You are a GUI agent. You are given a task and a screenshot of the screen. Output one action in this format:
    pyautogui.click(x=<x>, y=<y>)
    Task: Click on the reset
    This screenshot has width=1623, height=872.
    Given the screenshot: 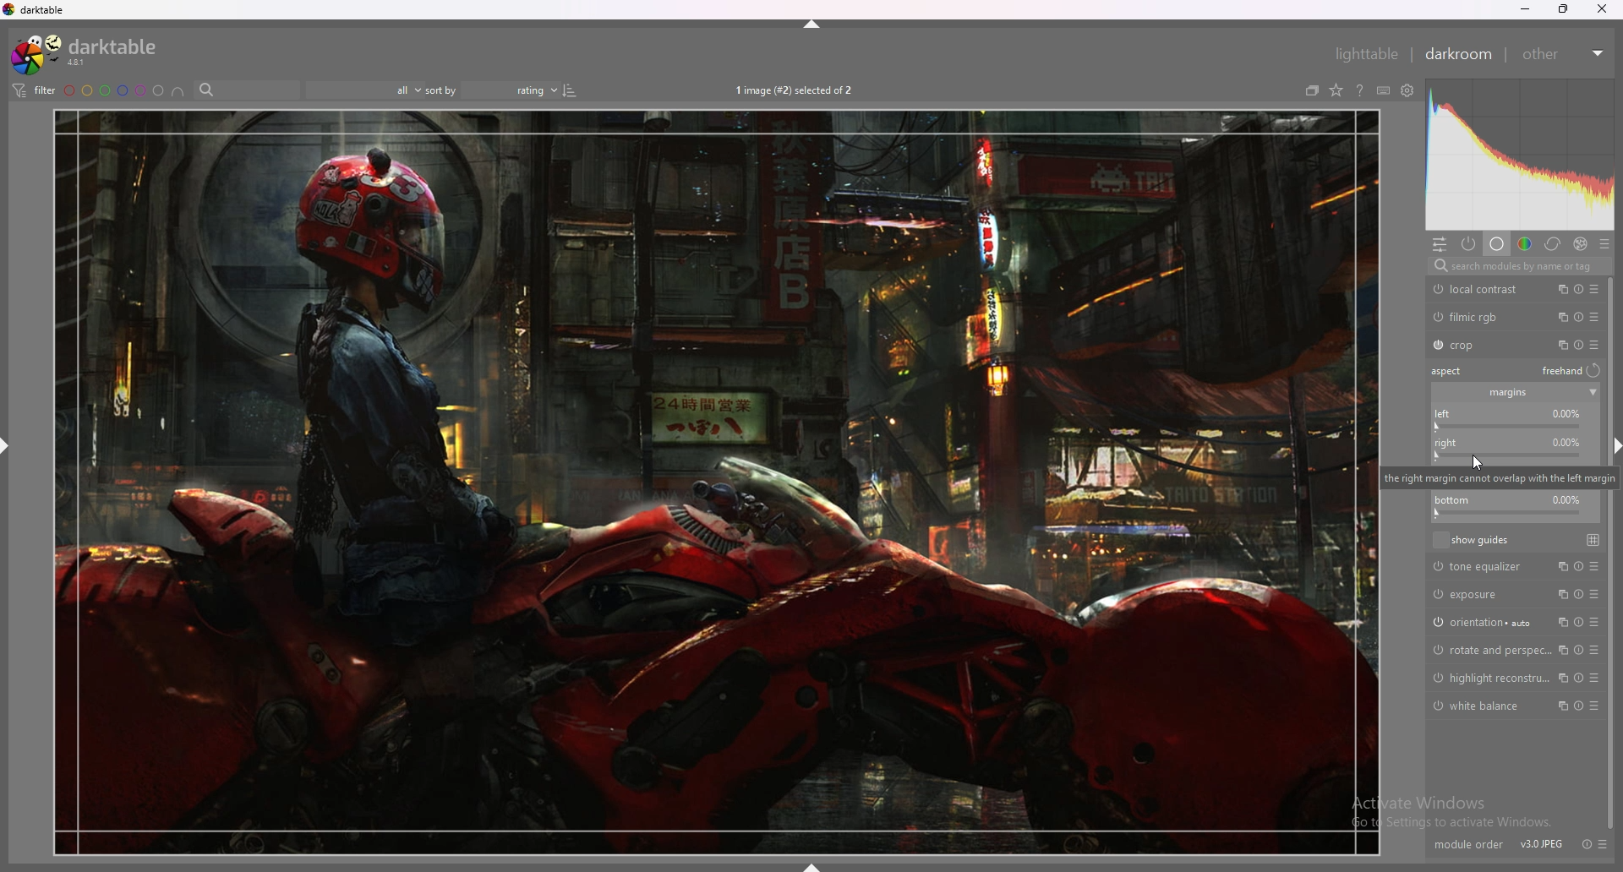 What is the action you would take?
    pyautogui.click(x=1577, y=706)
    